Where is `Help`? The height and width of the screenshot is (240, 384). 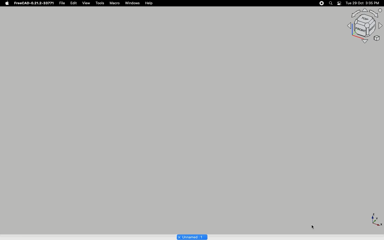
Help is located at coordinates (150, 3).